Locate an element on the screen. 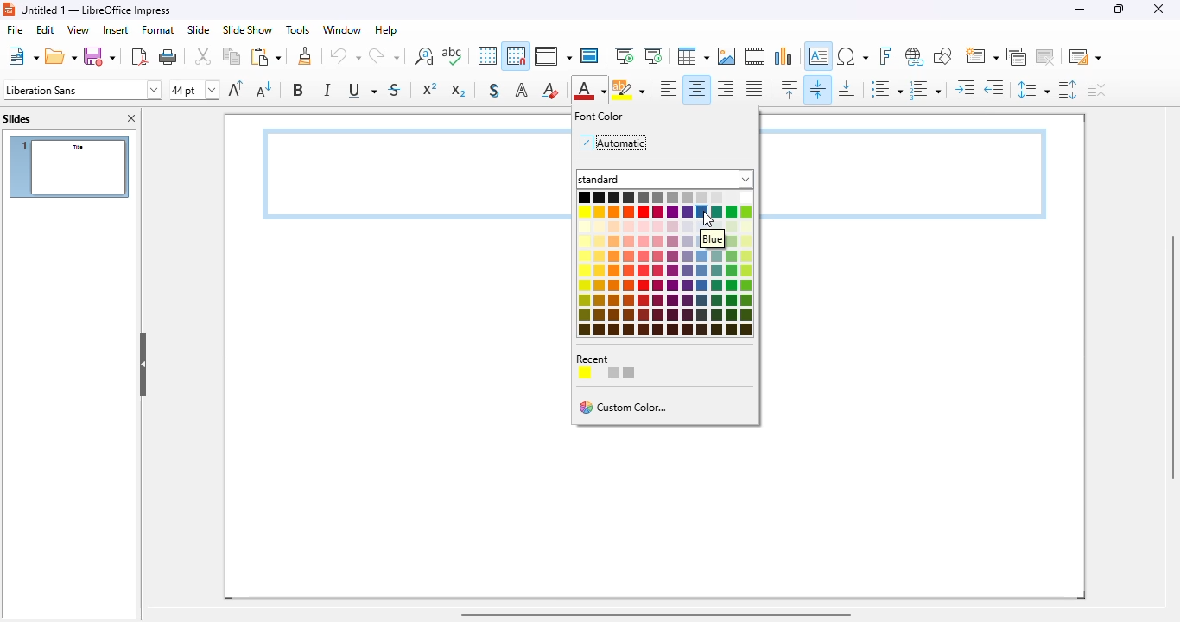 The image size is (1180, 622). new is located at coordinates (23, 56).